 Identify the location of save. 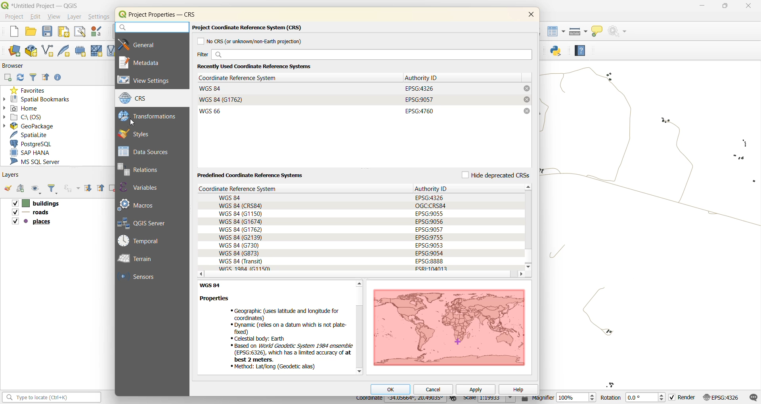
(48, 32).